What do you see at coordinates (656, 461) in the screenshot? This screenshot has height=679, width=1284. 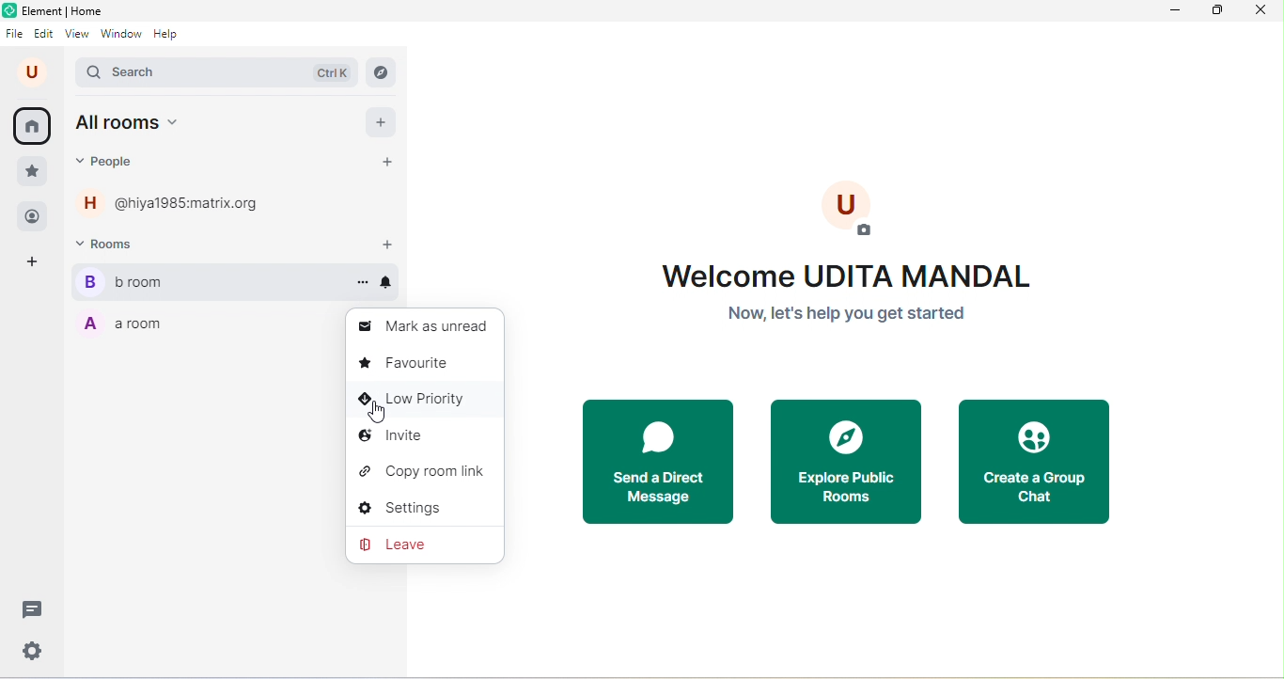 I see `send a direct message` at bounding box center [656, 461].